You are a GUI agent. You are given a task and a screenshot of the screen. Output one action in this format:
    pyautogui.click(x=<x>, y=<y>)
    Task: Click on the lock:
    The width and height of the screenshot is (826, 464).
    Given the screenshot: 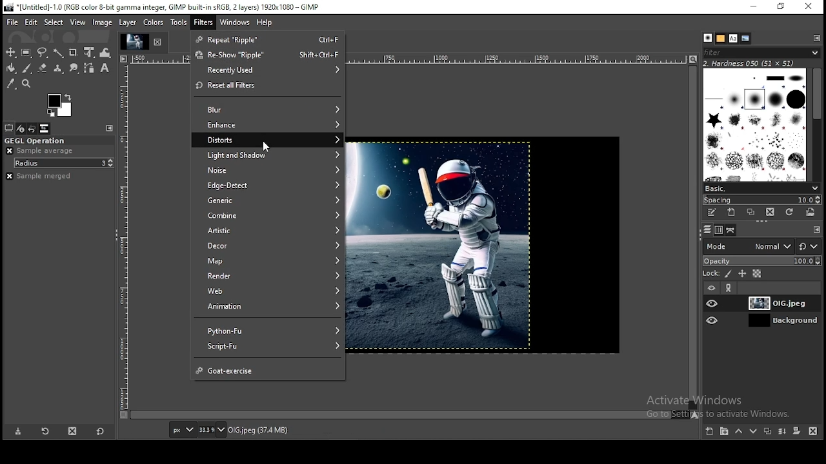 What is the action you would take?
    pyautogui.click(x=710, y=273)
    